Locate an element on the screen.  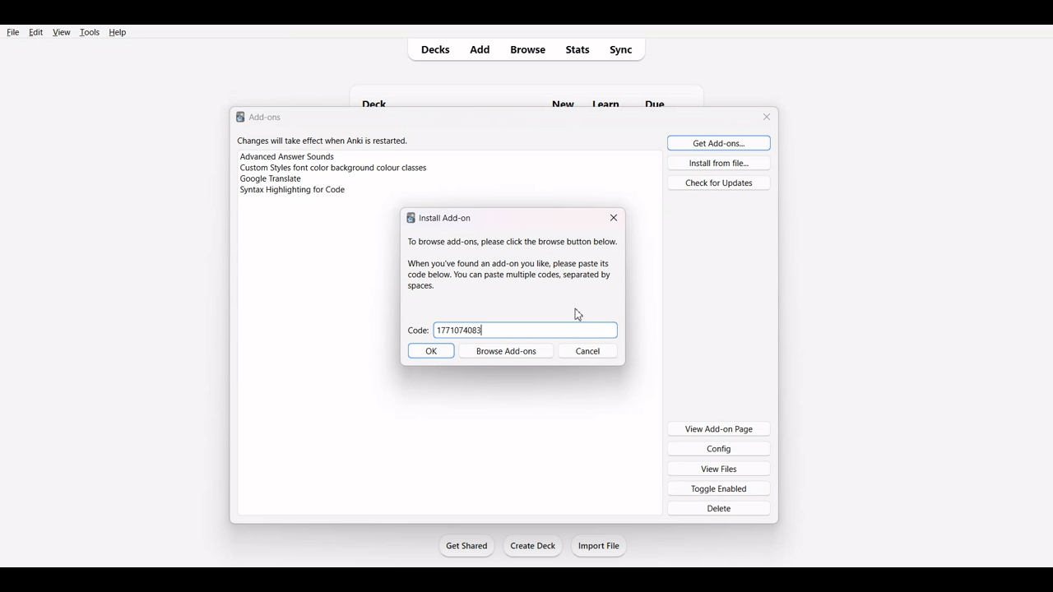
Create Deck is located at coordinates (534, 546).